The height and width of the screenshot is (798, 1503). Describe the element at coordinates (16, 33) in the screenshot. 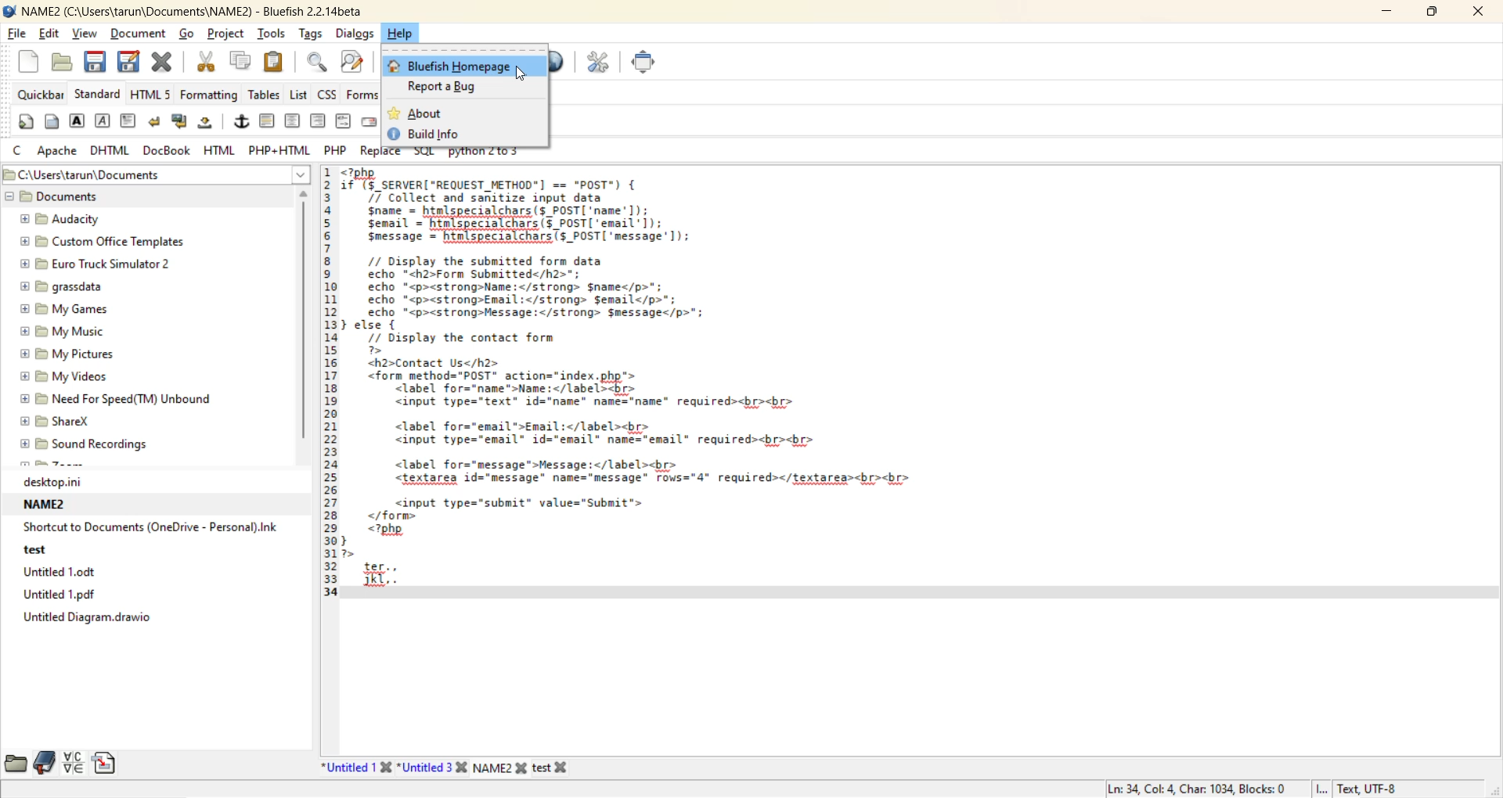

I see `file` at that location.